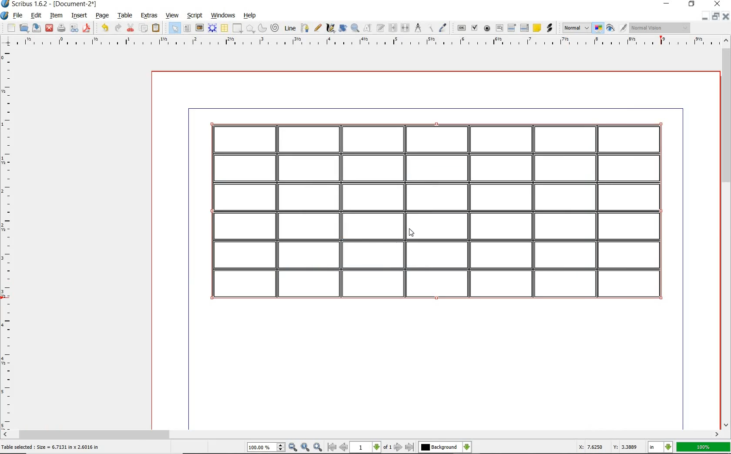  Describe the element at coordinates (354, 28) in the screenshot. I see `zoom in or out` at that location.